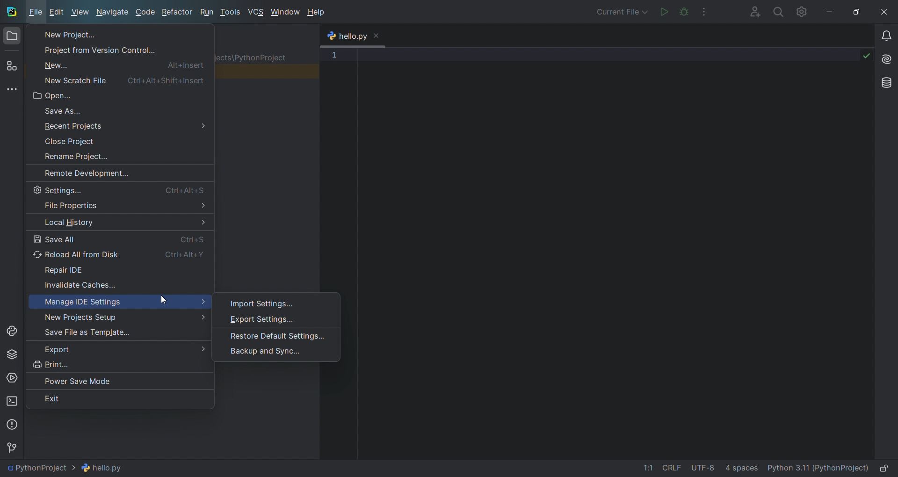  I want to click on run, so click(207, 12).